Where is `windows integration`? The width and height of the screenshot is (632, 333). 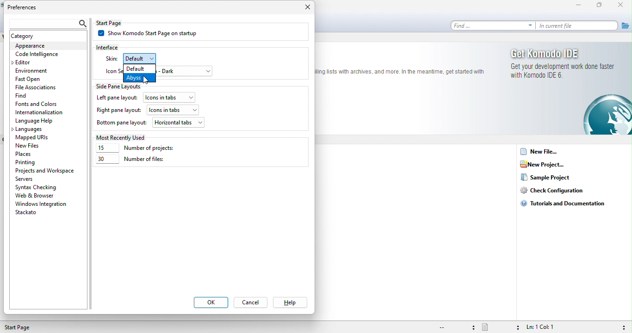 windows integration is located at coordinates (41, 204).